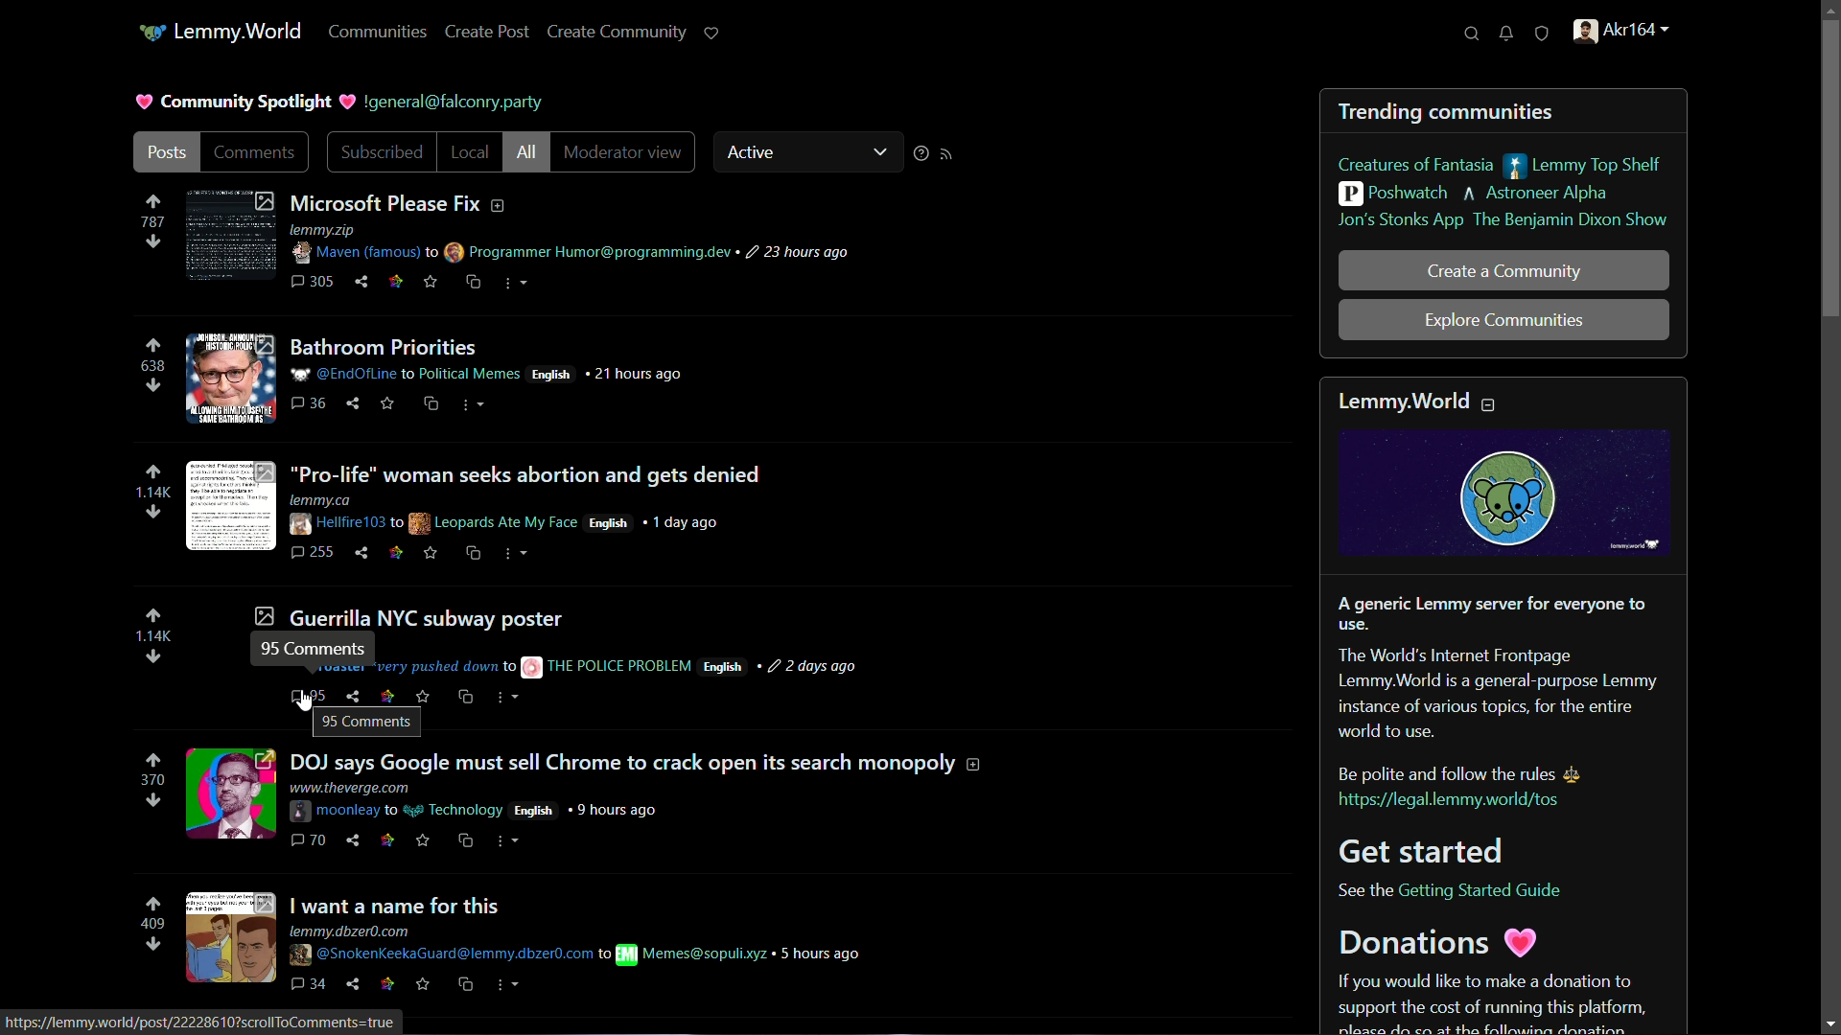  Describe the element at coordinates (231, 100) in the screenshot. I see `community spotlight` at that location.